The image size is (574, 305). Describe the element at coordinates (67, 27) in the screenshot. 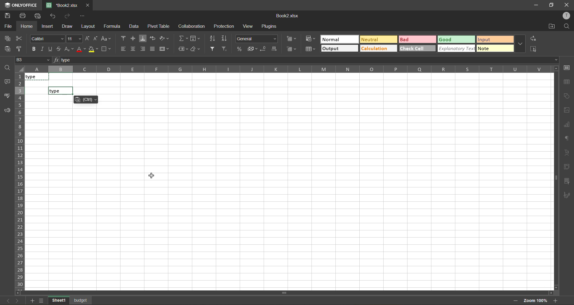

I see `draw` at that location.